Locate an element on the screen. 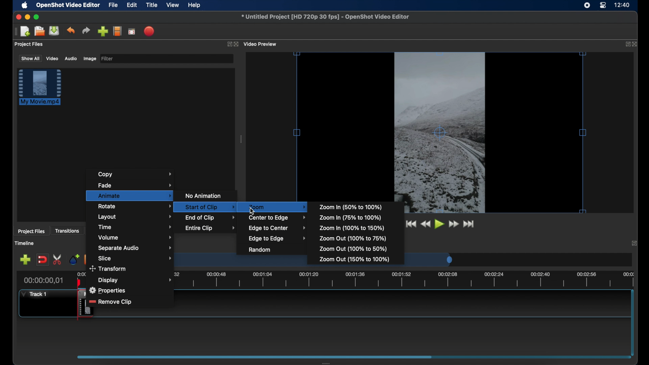  redo is located at coordinates (86, 31).